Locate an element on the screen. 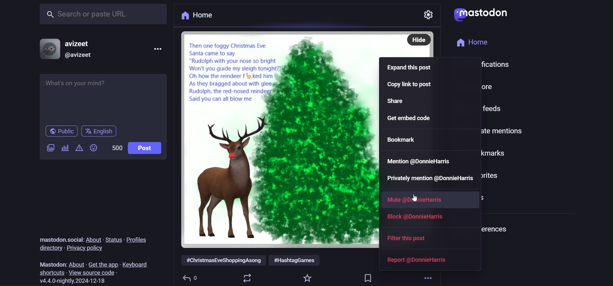 The image size is (613, 286). profiles is located at coordinates (138, 240).